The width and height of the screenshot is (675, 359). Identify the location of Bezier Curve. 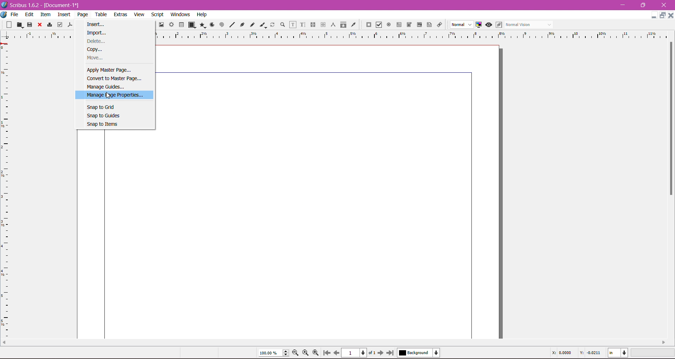
(243, 25).